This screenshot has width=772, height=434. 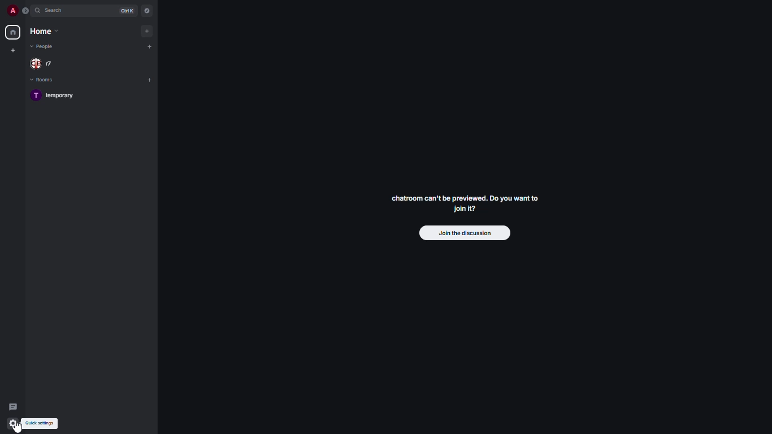 What do you see at coordinates (42, 423) in the screenshot?
I see `quick settings` at bounding box center [42, 423].